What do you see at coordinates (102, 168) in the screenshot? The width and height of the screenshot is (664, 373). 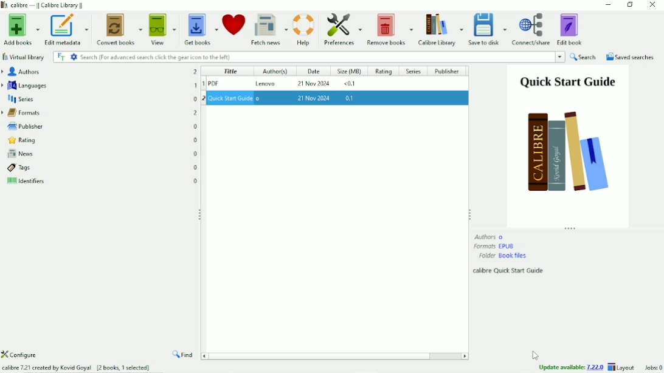 I see `Tags` at bounding box center [102, 168].